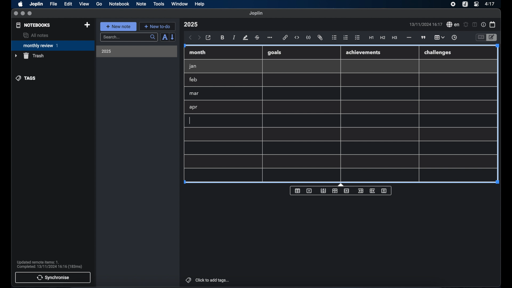 This screenshot has height=288, width=512. I want to click on heading 3, so click(394, 38).